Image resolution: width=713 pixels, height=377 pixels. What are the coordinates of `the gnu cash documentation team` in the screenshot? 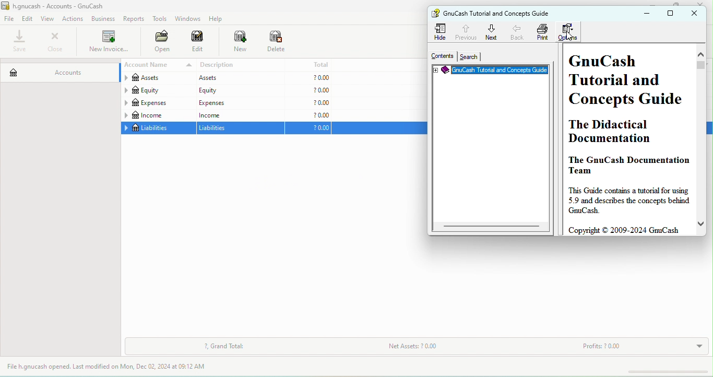 It's located at (629, 163).